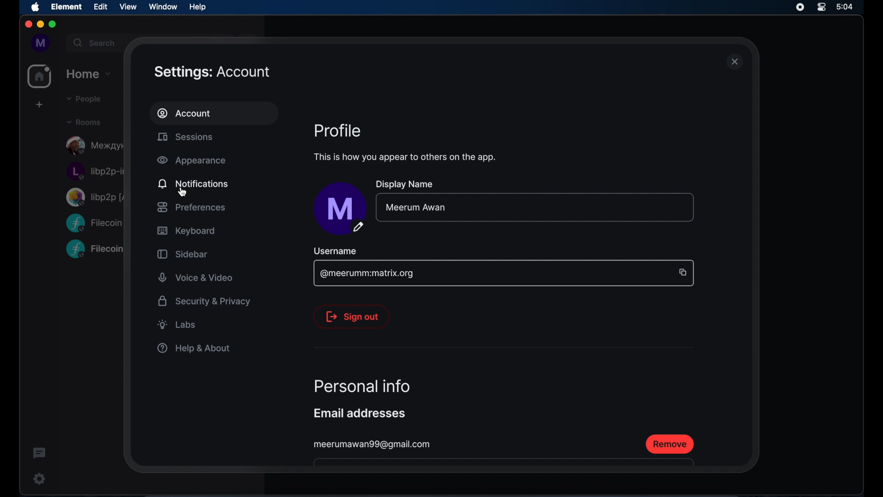 This screenshot has height=497, width=883. I want to click on settings, so click(37, 479).